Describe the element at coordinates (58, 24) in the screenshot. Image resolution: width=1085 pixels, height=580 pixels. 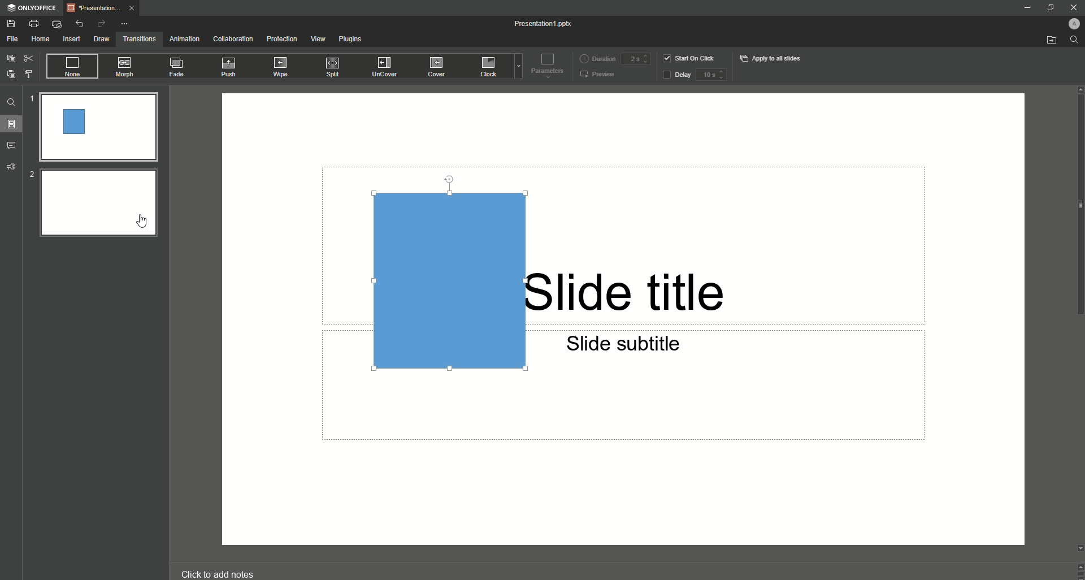
I see `Quick Print` at that location.